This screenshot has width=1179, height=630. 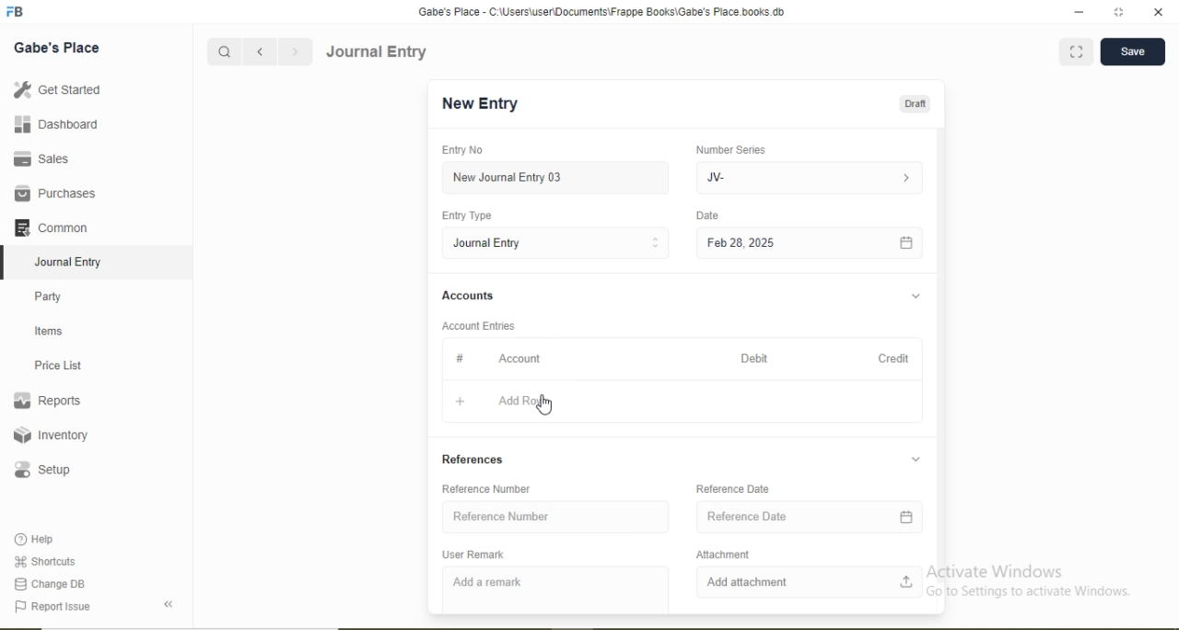 What do you see at coordinates (39, 158) in the screenshot?
I see `Sales` at bounding box center [39, 158].